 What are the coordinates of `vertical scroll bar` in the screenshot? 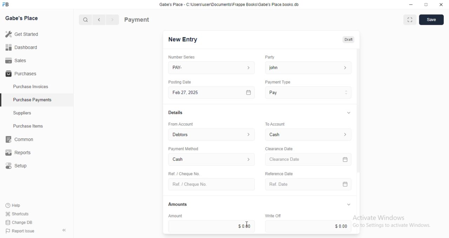 It's located at (358, 141).